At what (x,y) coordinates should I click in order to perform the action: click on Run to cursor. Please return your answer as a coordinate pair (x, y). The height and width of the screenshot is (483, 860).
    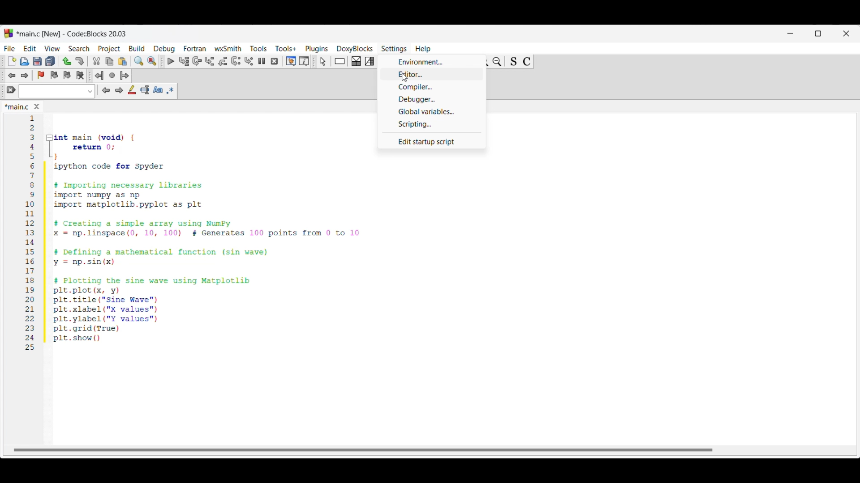
    Looking at the image, I should click on (184, 61).